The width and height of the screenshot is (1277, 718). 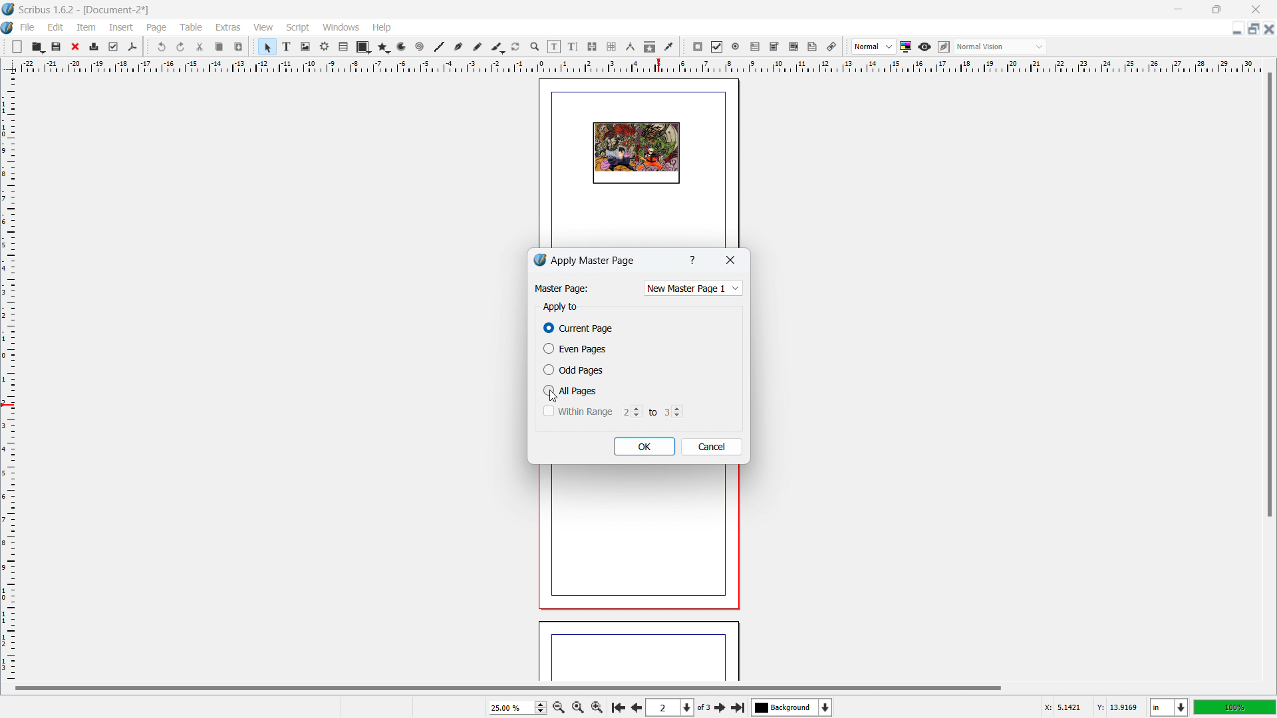 What do you see at coordinates (76, 47) in the screenshot?
I see `close` at bounding box center [76, 47].